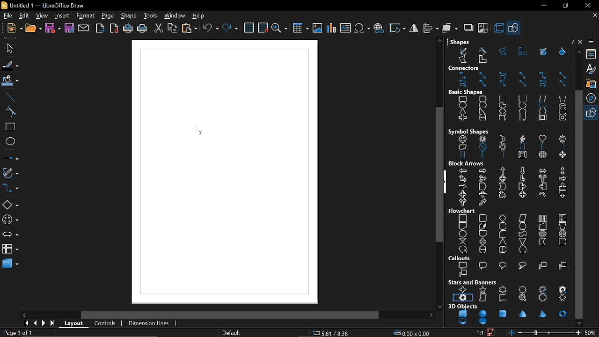 This screenshot has width=599, height=337. I want to click on go to first page, so click(27, 324).